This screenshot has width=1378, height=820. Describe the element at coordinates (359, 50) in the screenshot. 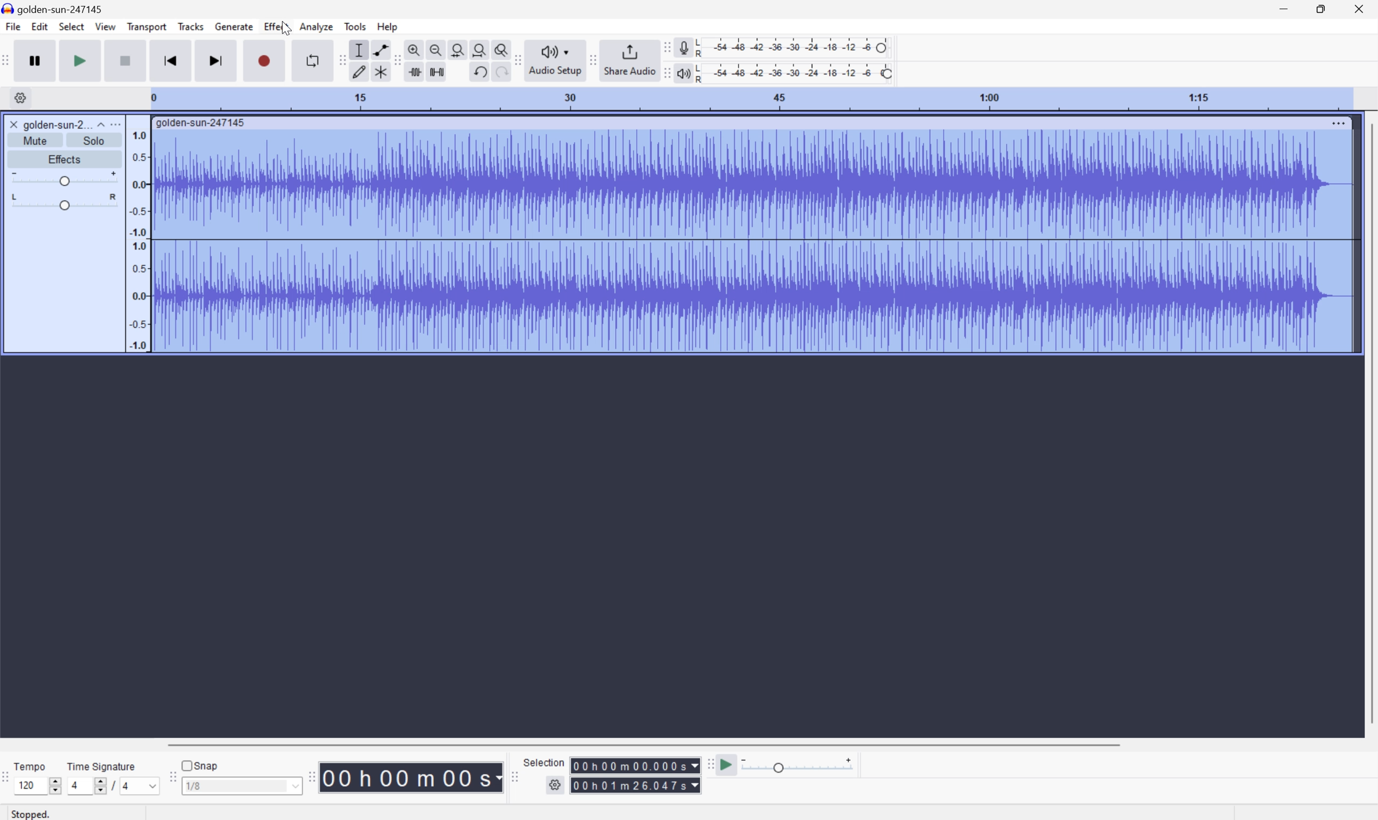

I see `Selection tool` at that location.